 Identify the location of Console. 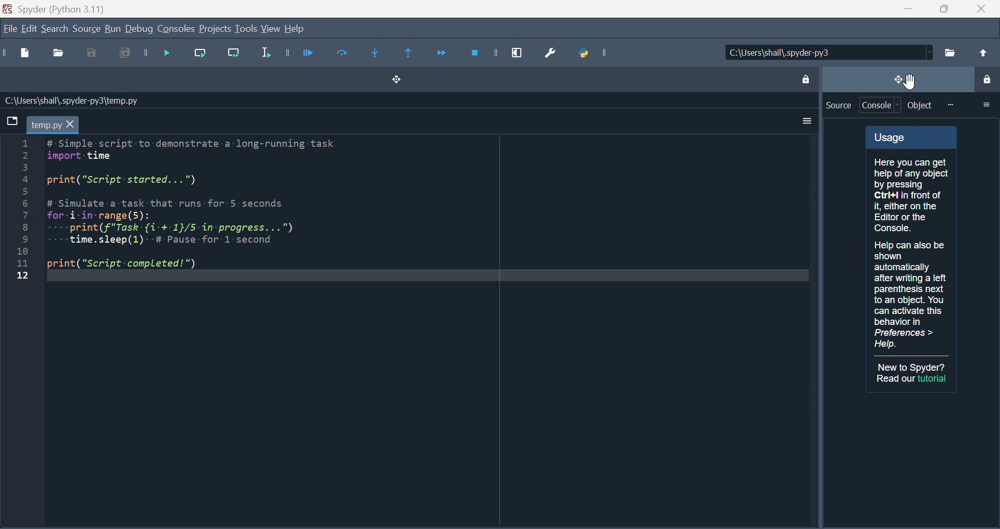
(881, 105).